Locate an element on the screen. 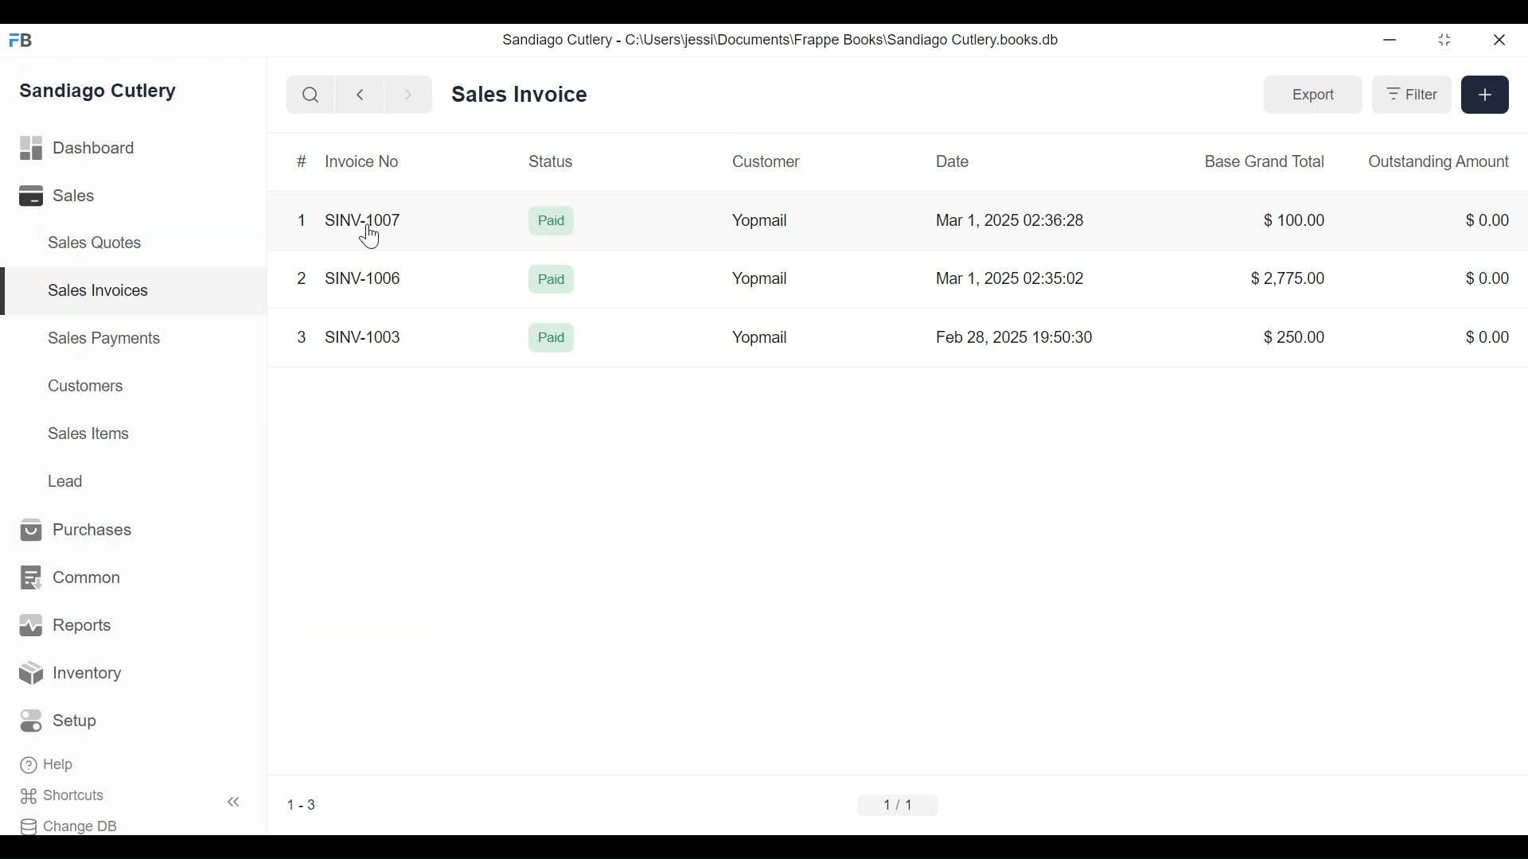 The height and width of the screenshot is (859, 1528). Sales invoice is located at coordinates (519, 95).